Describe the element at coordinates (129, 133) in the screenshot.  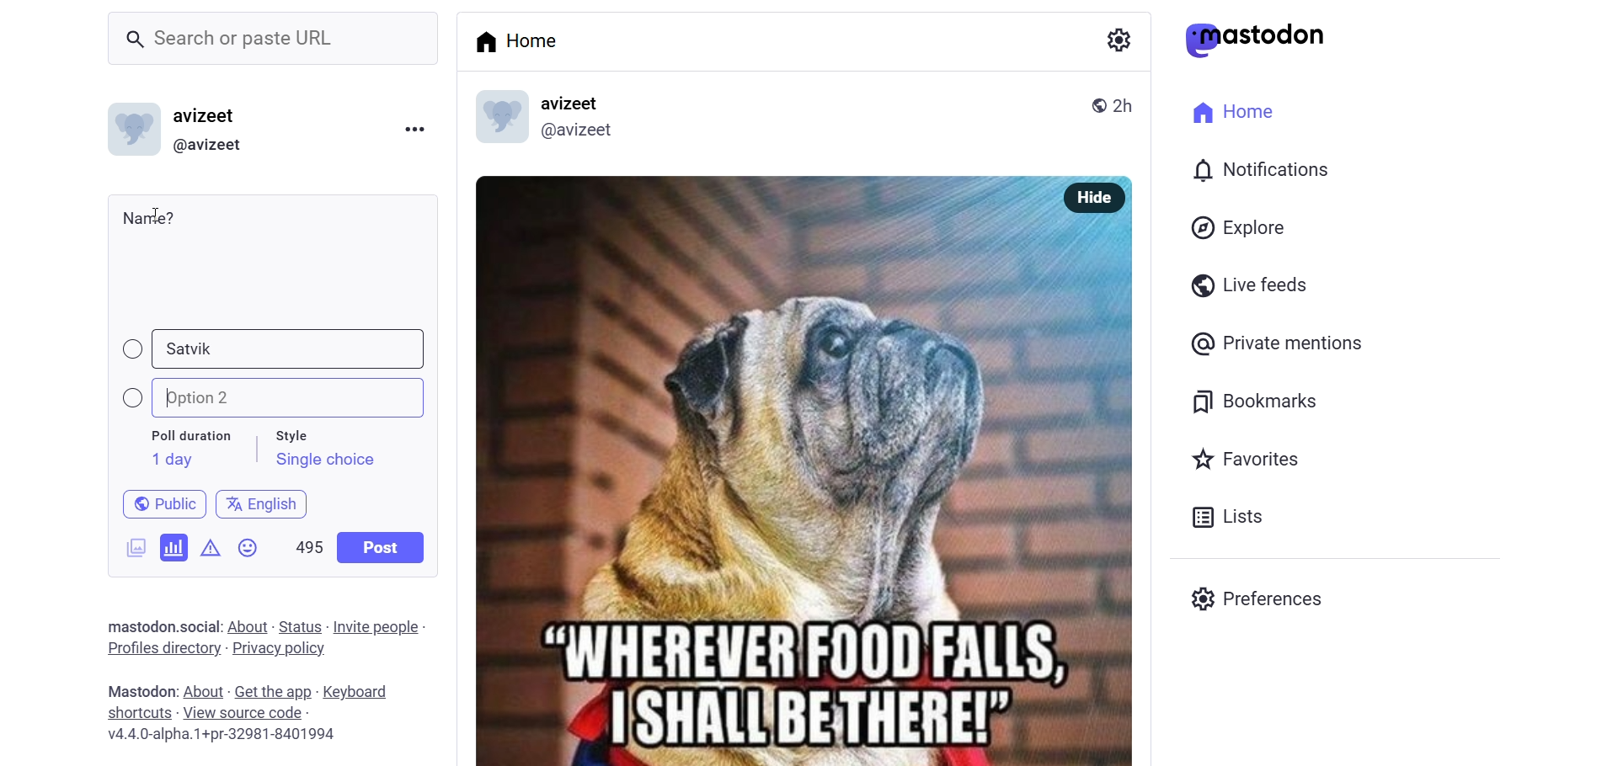
I see `id` at that location.